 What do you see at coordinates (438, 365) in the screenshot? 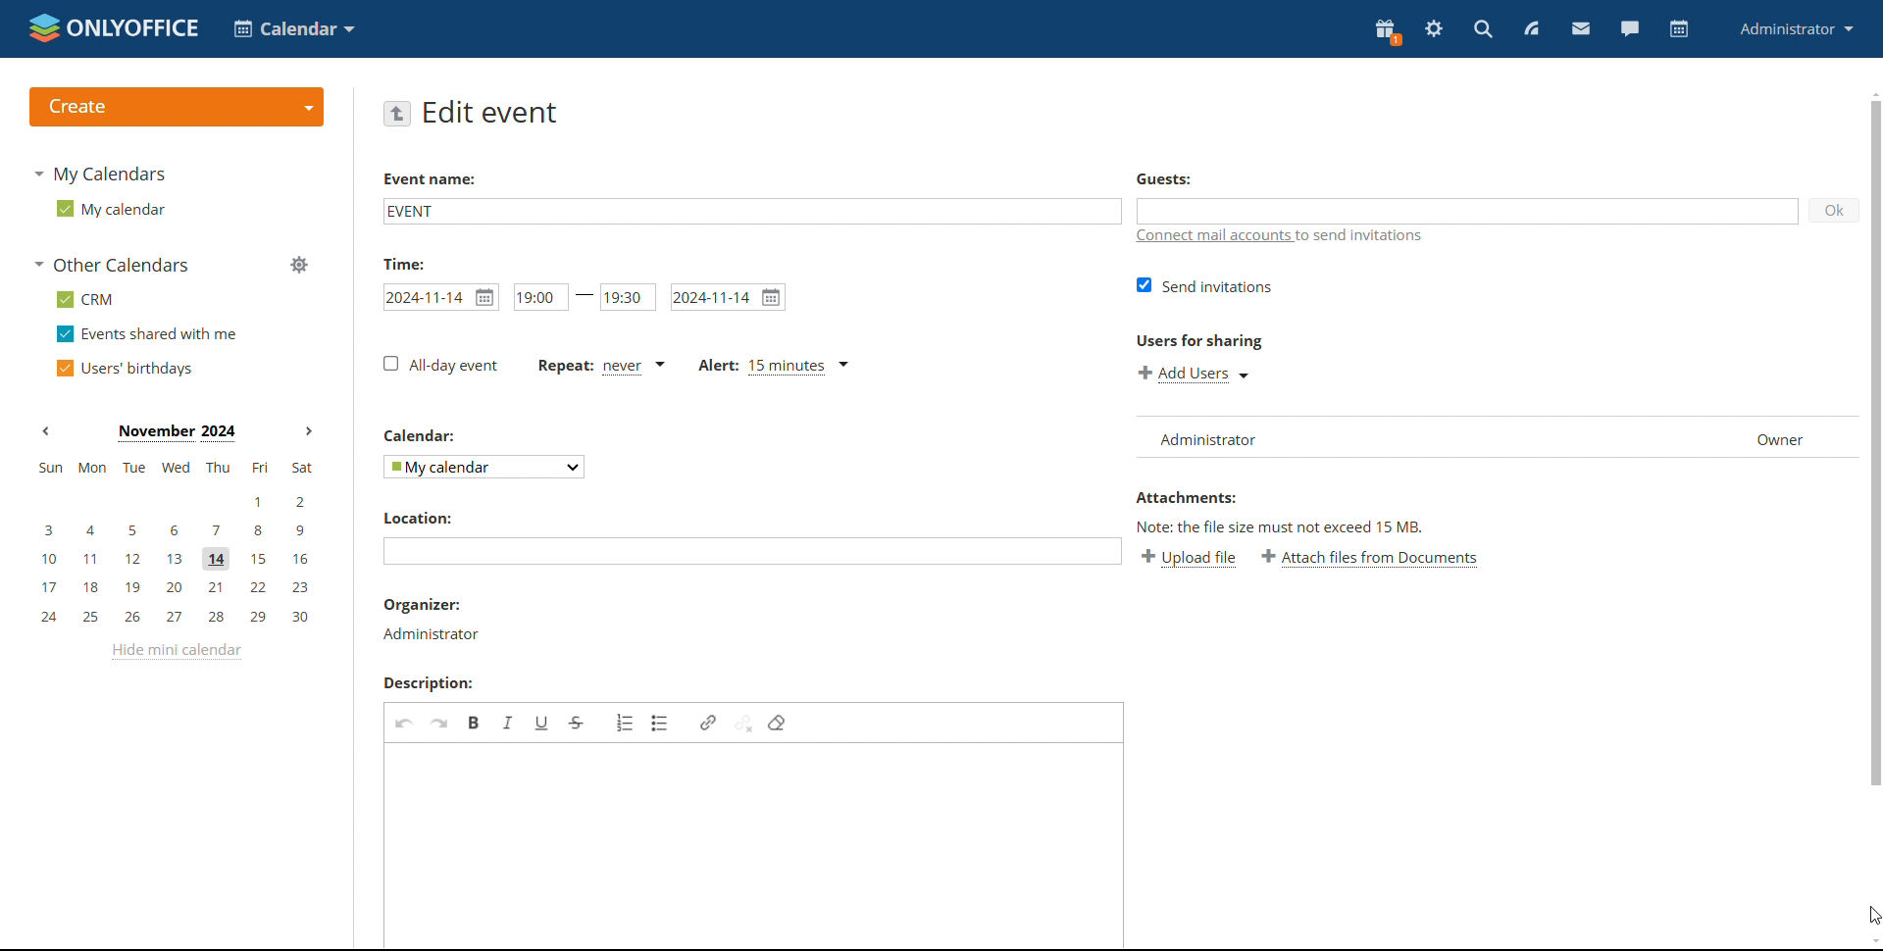
I see `all-day event checkbox` at bounding box center [438, 365].